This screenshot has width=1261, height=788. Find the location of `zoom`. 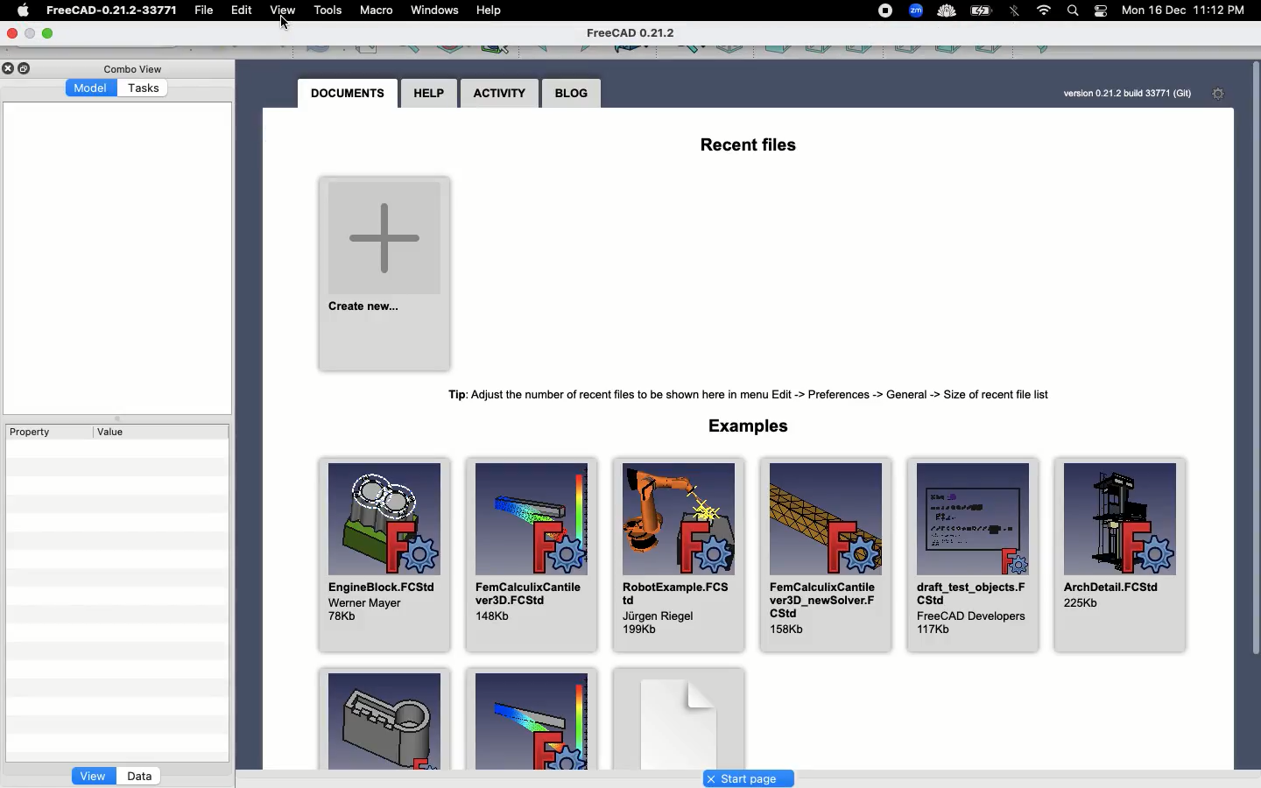

zoom is located at coordinates (916, 11).